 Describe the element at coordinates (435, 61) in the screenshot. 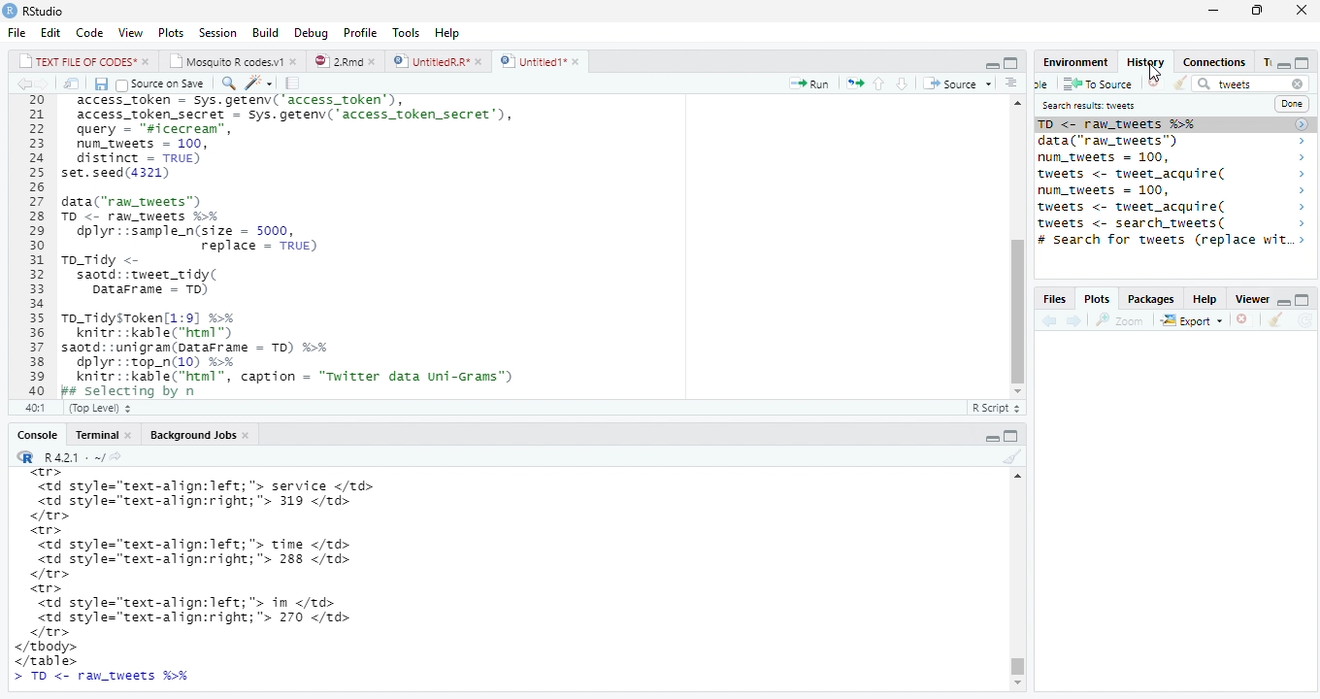

I see `D | UntitledR.R*` at that location.